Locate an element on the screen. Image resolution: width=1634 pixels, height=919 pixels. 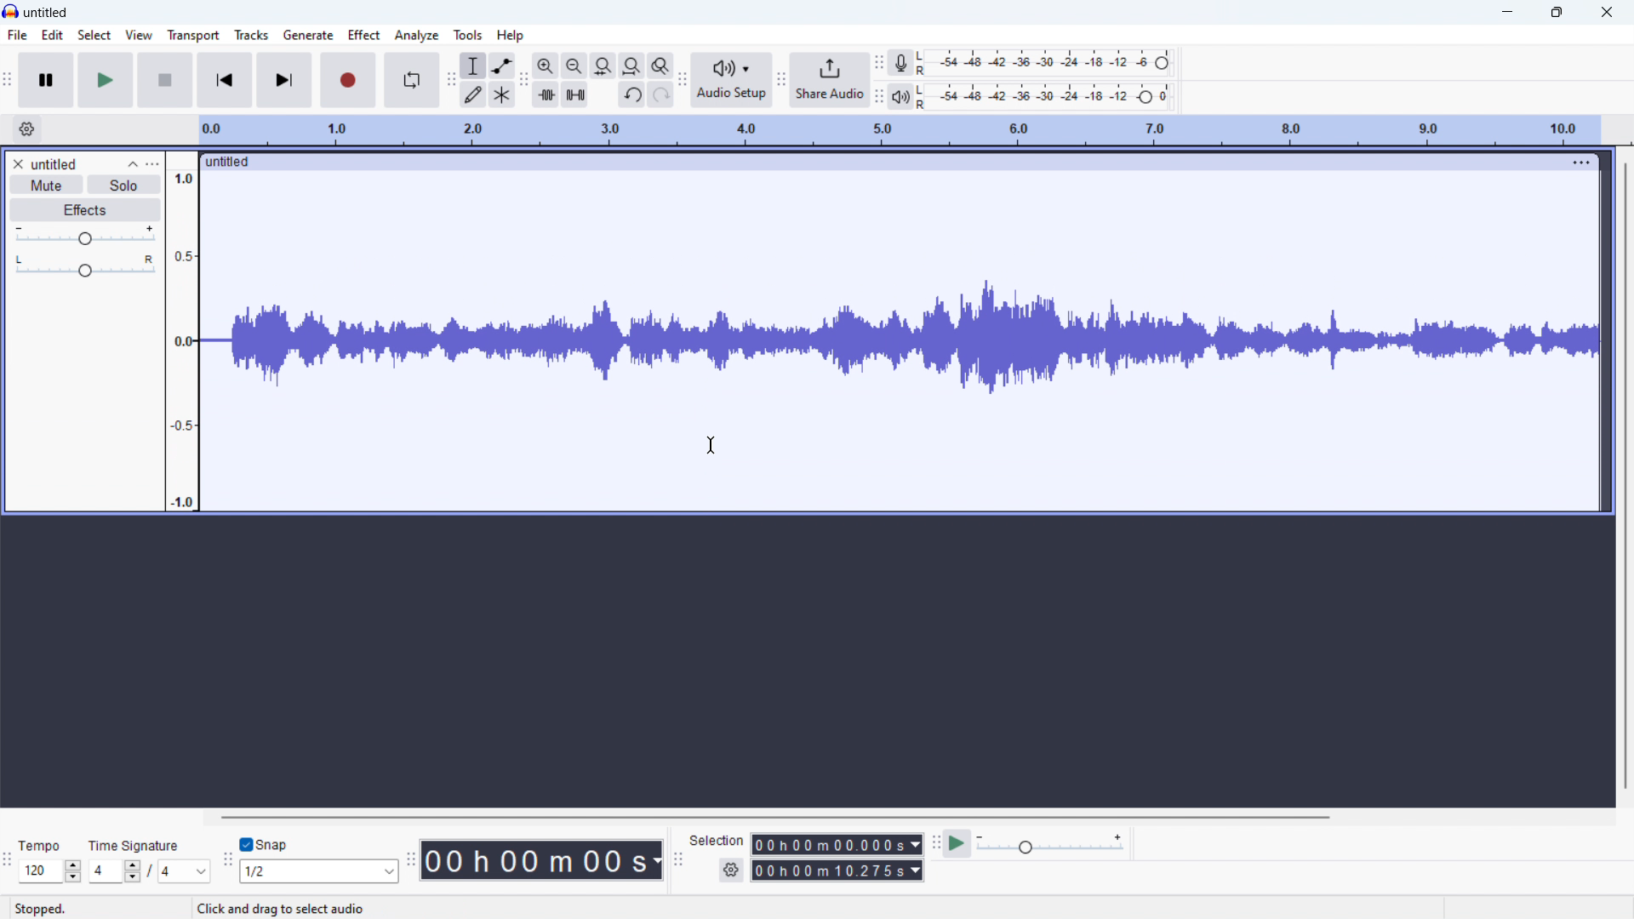
stop is located at coordinates (166, 80).